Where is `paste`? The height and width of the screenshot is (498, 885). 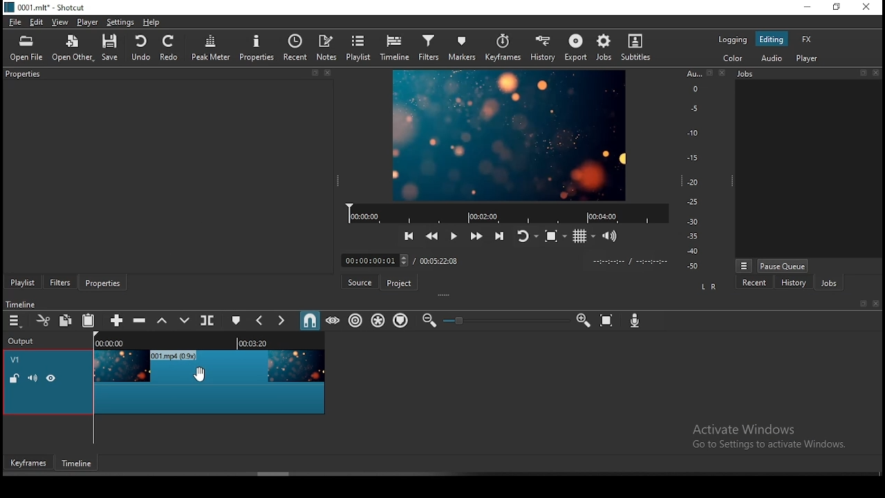
paste is located at coordinates (88, 322).